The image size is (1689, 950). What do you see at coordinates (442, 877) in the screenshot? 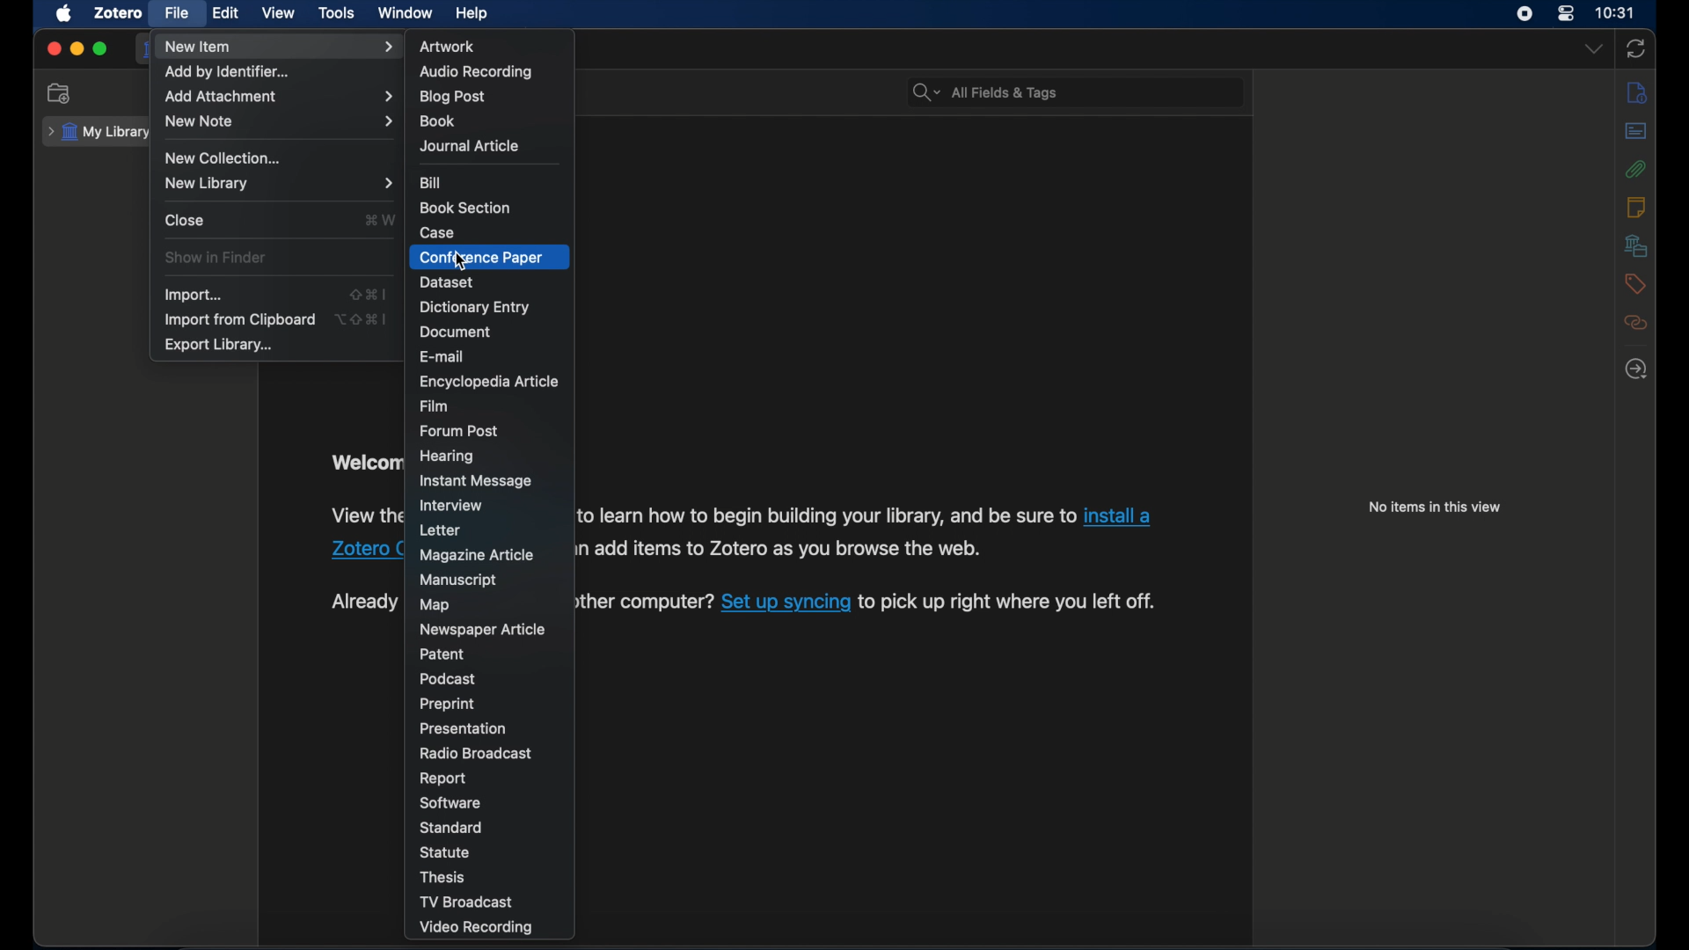
I see `thesis` at bounding box center [442, 877].